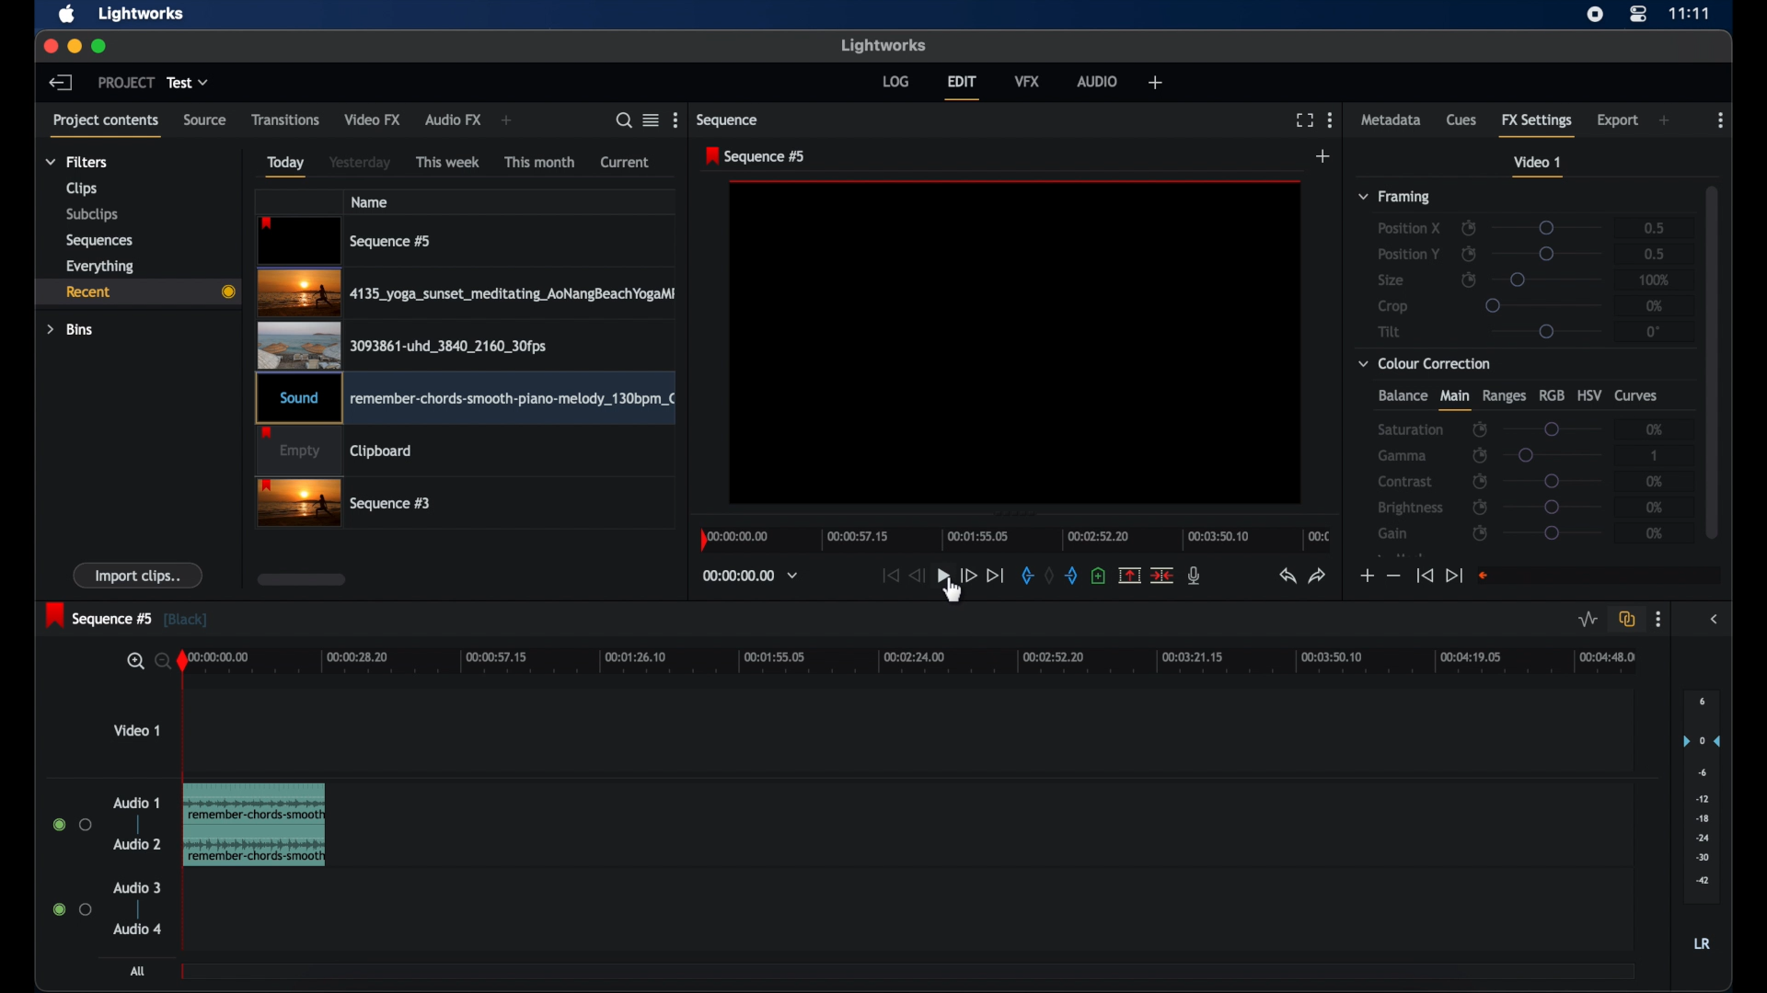 The width and height of the screenshot is (1767, 993). I want to click on everything, so click(101, 267).